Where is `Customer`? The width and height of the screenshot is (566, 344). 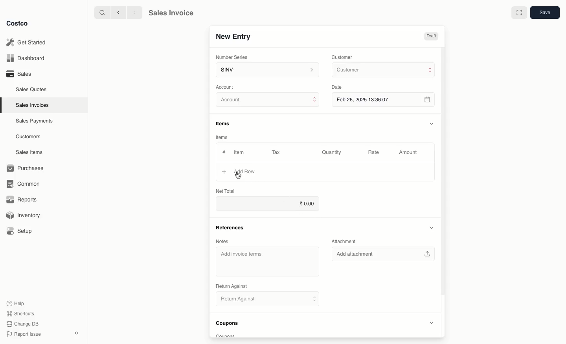
Customer is located at coordinates (382, 70).